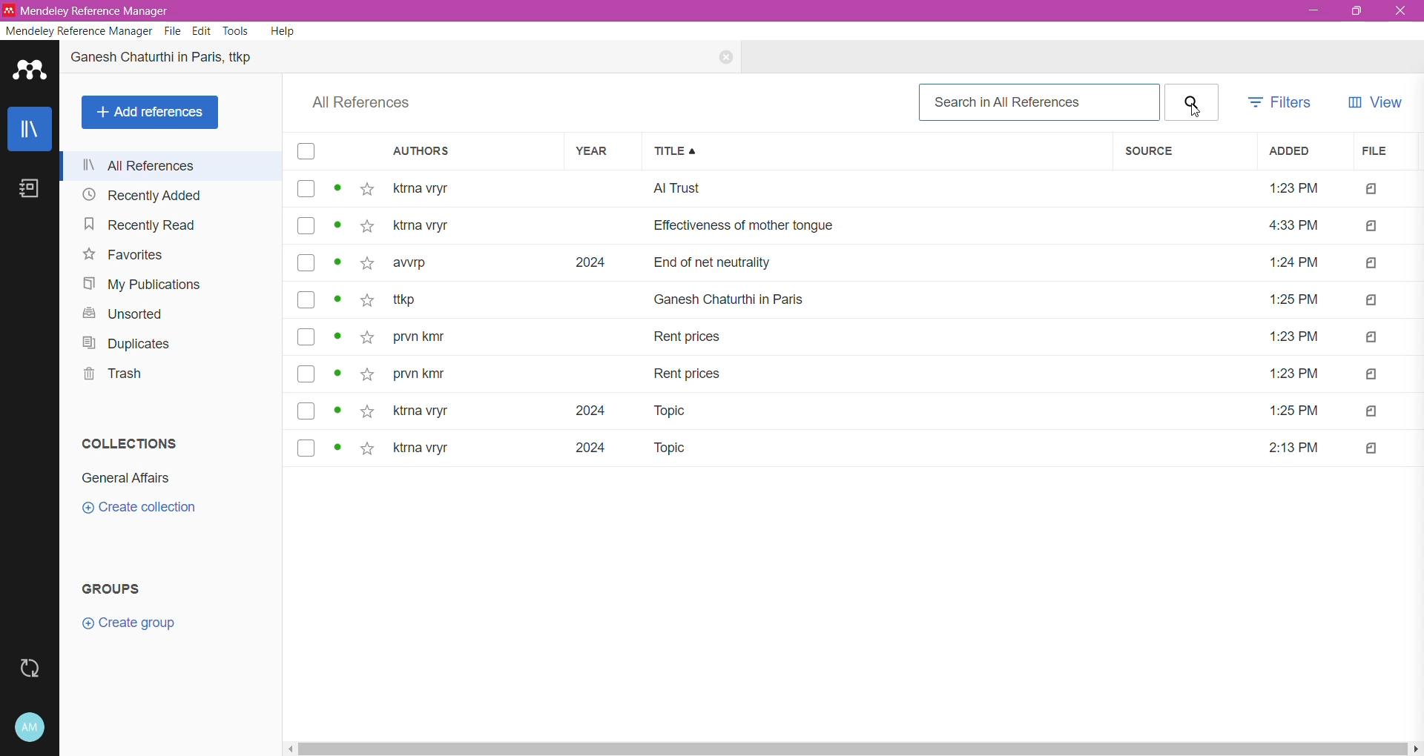 The width and height of the screenshot is (1424, 756). What do you see at coordinates (79, 31) in the screenshot?
I see `Mendeley Reference Manager` at bounding box center [79, 31].